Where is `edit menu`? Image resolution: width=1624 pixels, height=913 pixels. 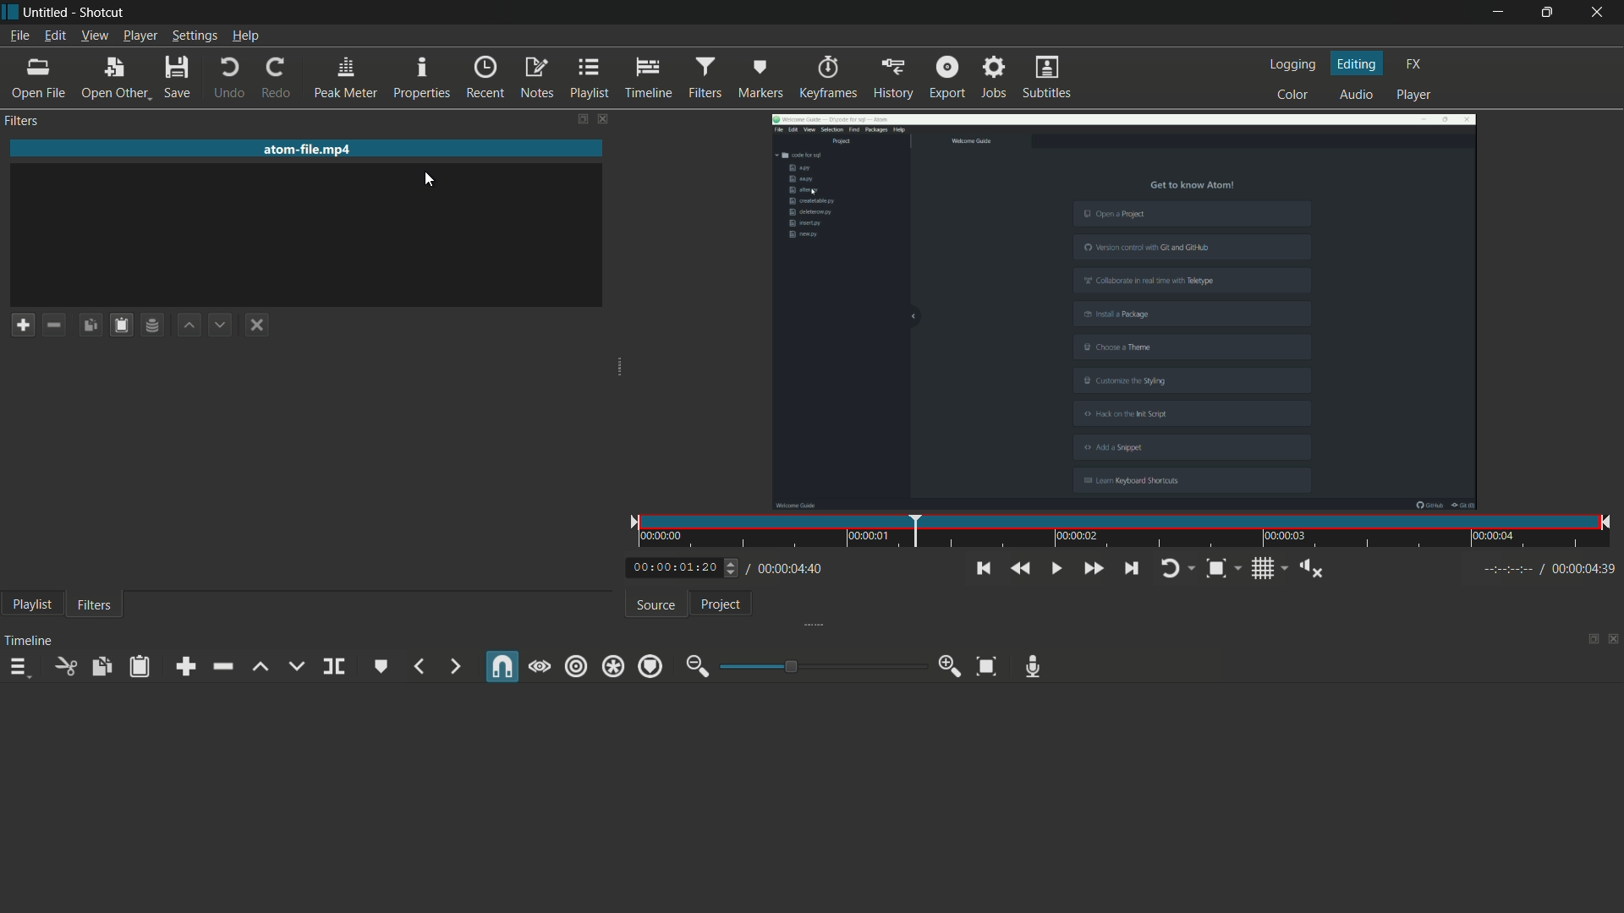
edit menu is located at coordinates (55, 36).